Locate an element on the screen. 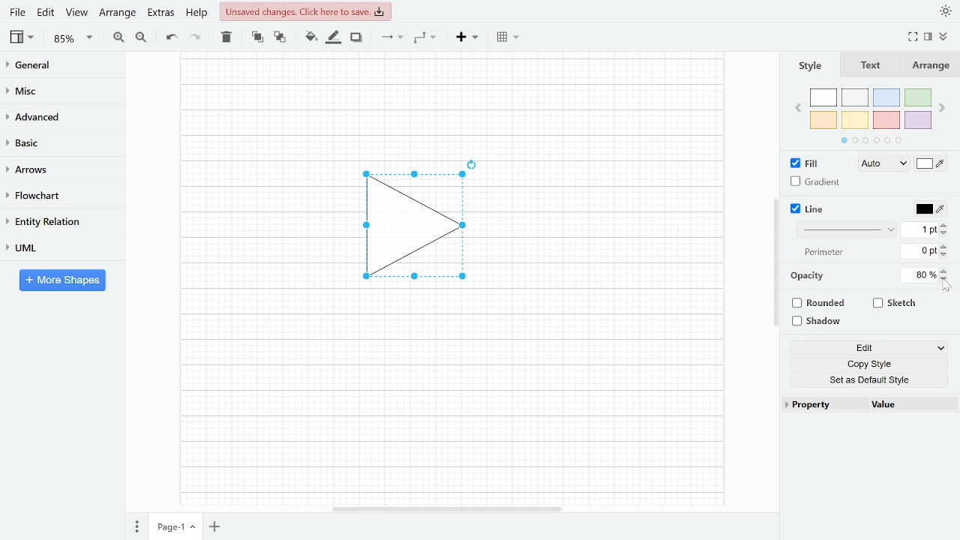 This screenshot has height=540, width=960. Entity relation is located at coordinates (56, 221).